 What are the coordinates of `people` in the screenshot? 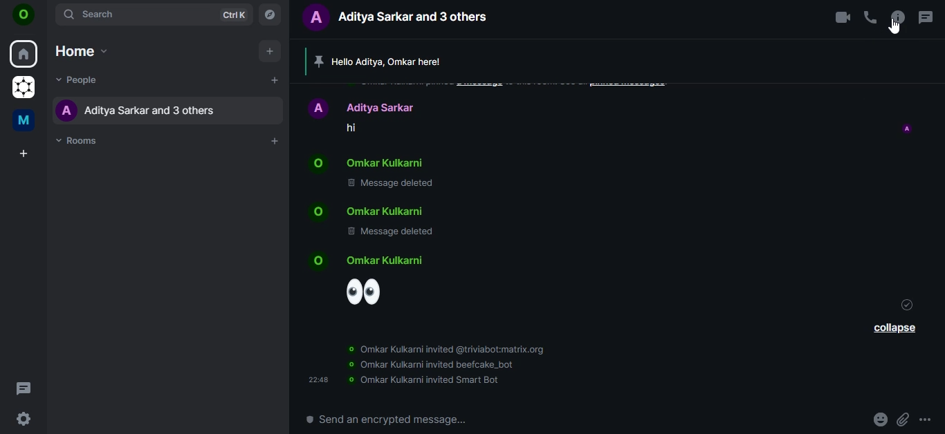 It's located at (78, 81).